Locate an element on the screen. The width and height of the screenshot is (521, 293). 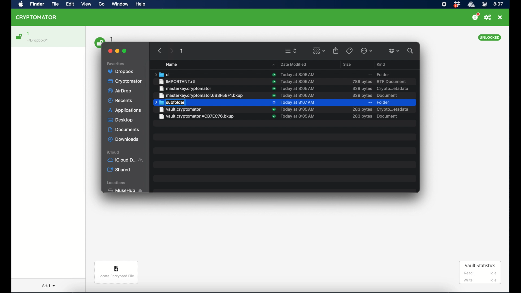
crypto is located at coordinates (377, 117).